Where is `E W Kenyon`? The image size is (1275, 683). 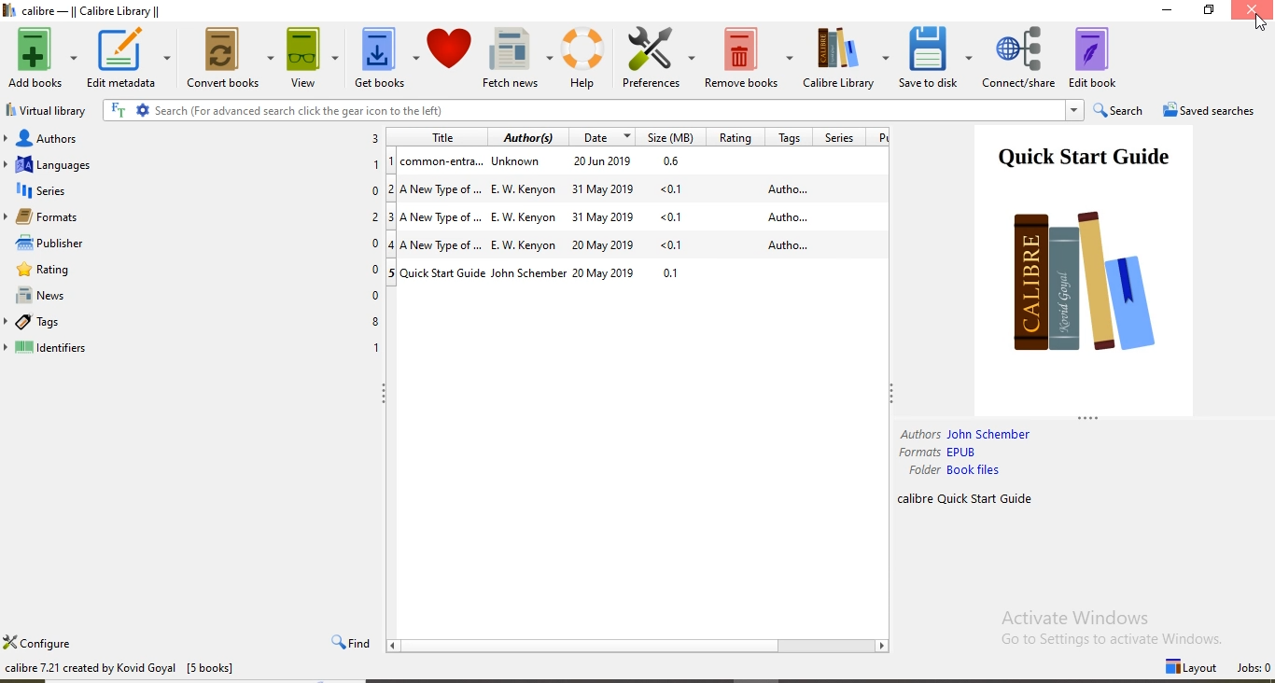
E W Kenyon is located at coordinates (522, 216).